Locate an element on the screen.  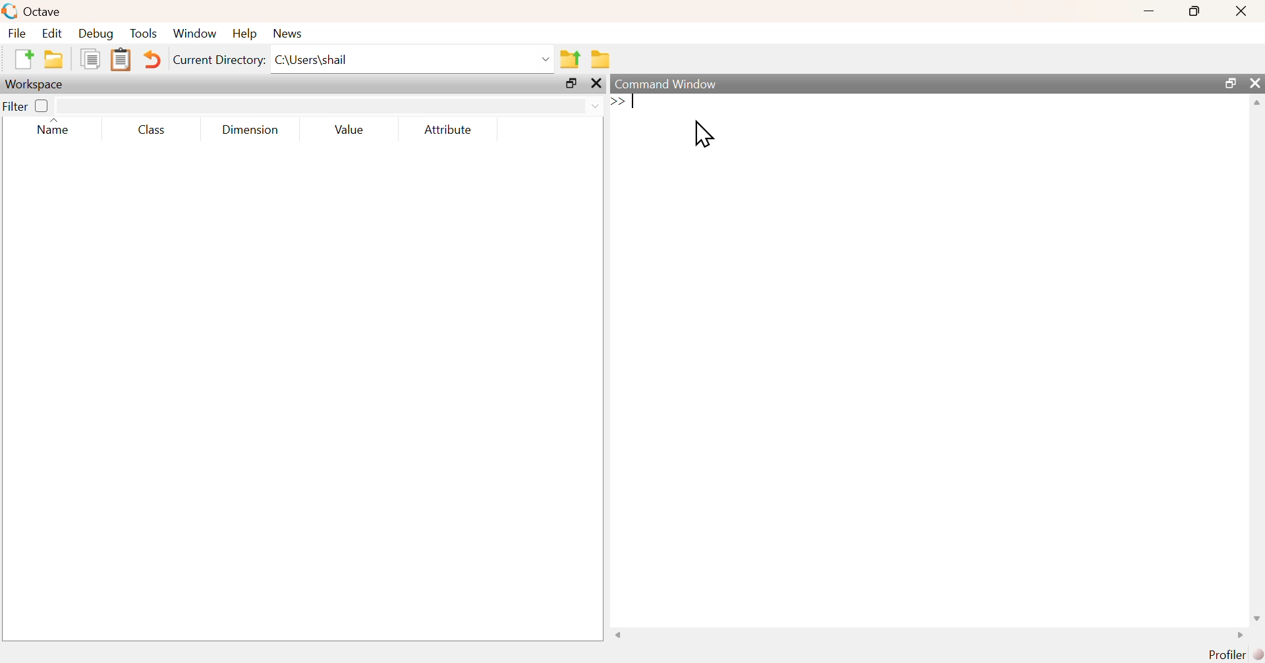
Maximize is located at coordinates (1231, 83).